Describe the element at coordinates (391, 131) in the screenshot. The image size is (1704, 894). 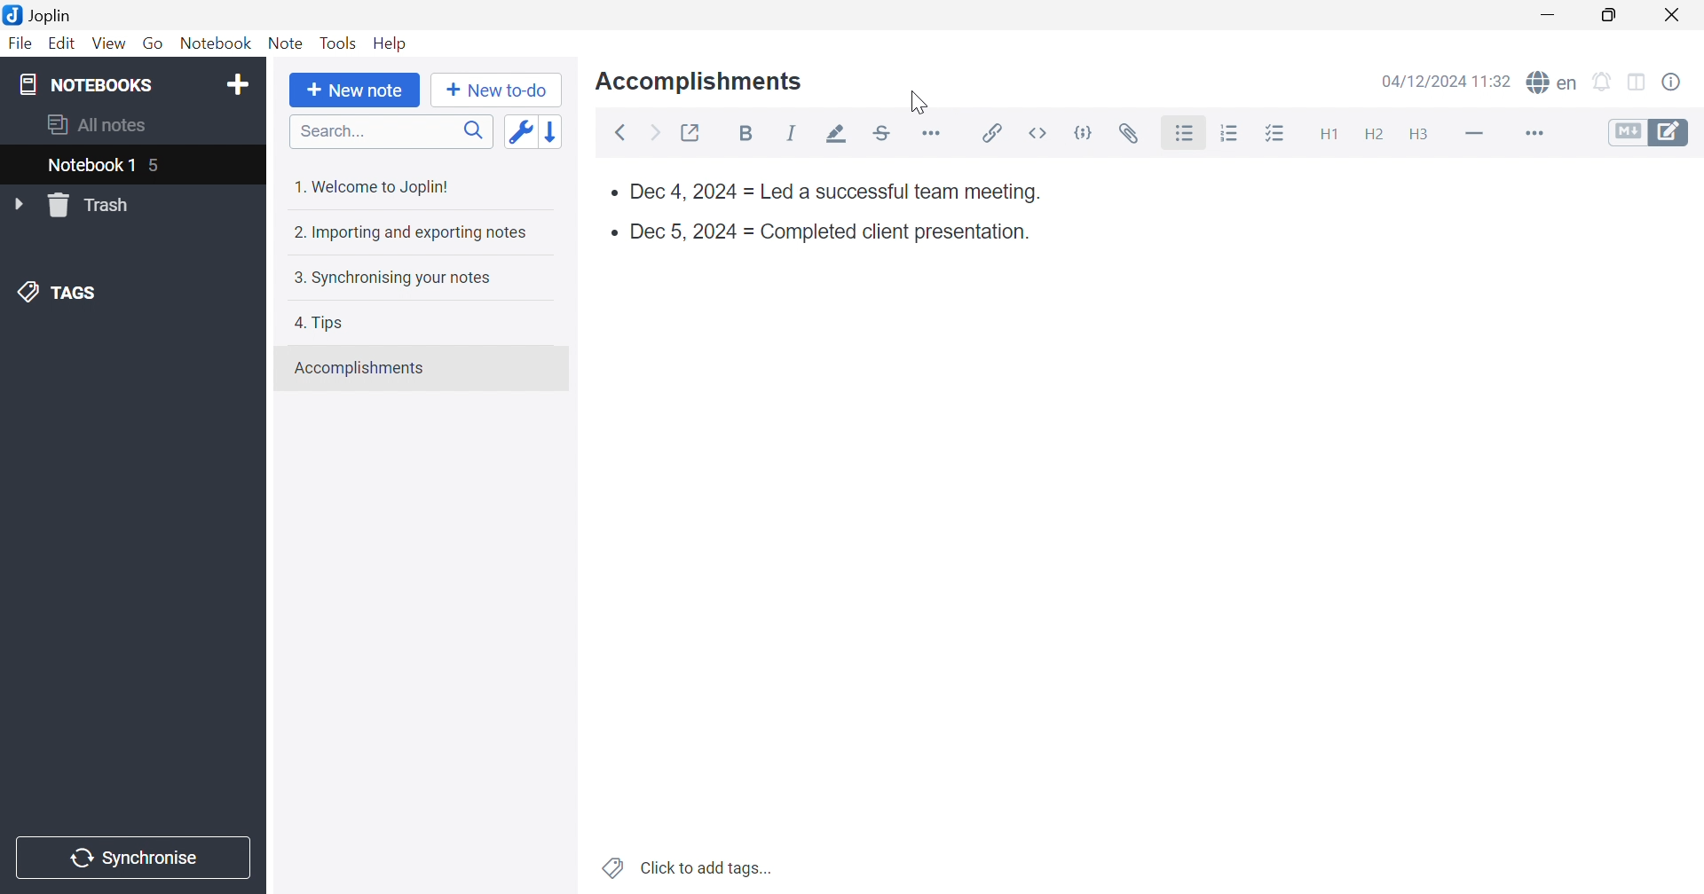
I see `Search` at that location.